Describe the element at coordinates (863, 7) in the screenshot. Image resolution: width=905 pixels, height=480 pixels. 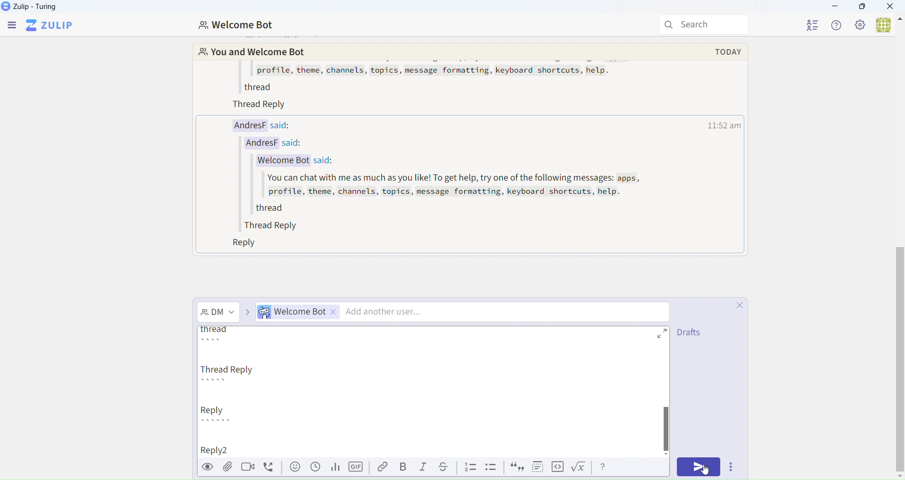
I see `Box` at that location.